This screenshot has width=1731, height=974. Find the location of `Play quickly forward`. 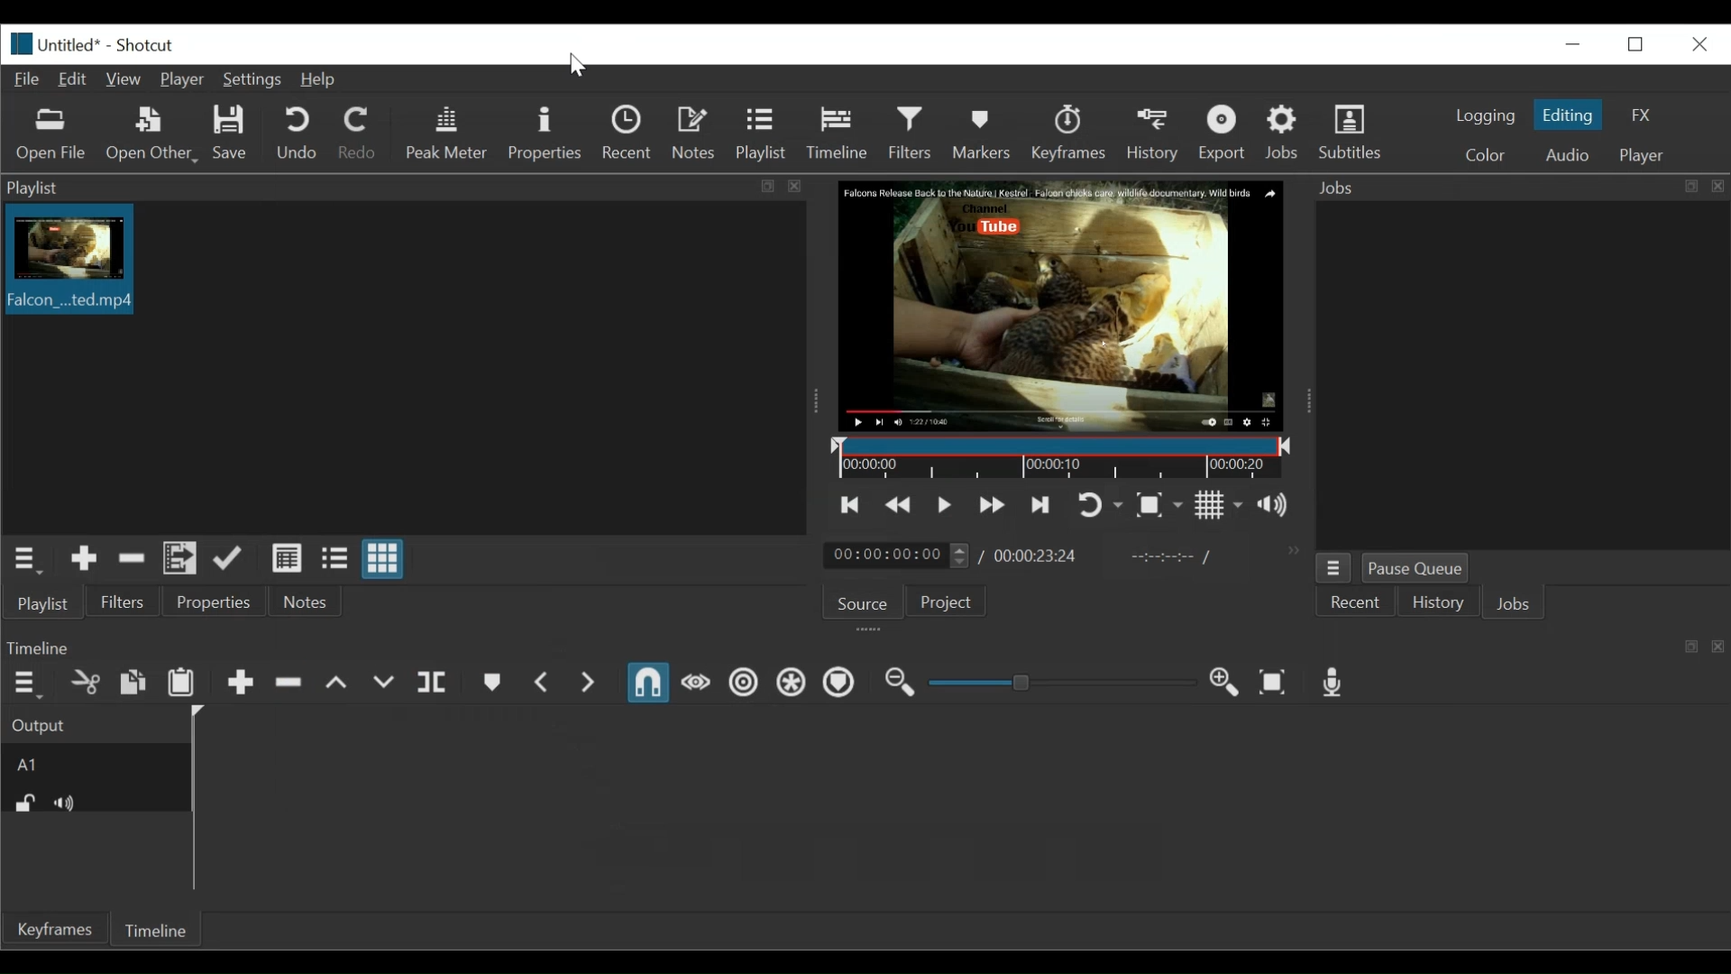

Play quickly forward is located at coordinates (992, 506).